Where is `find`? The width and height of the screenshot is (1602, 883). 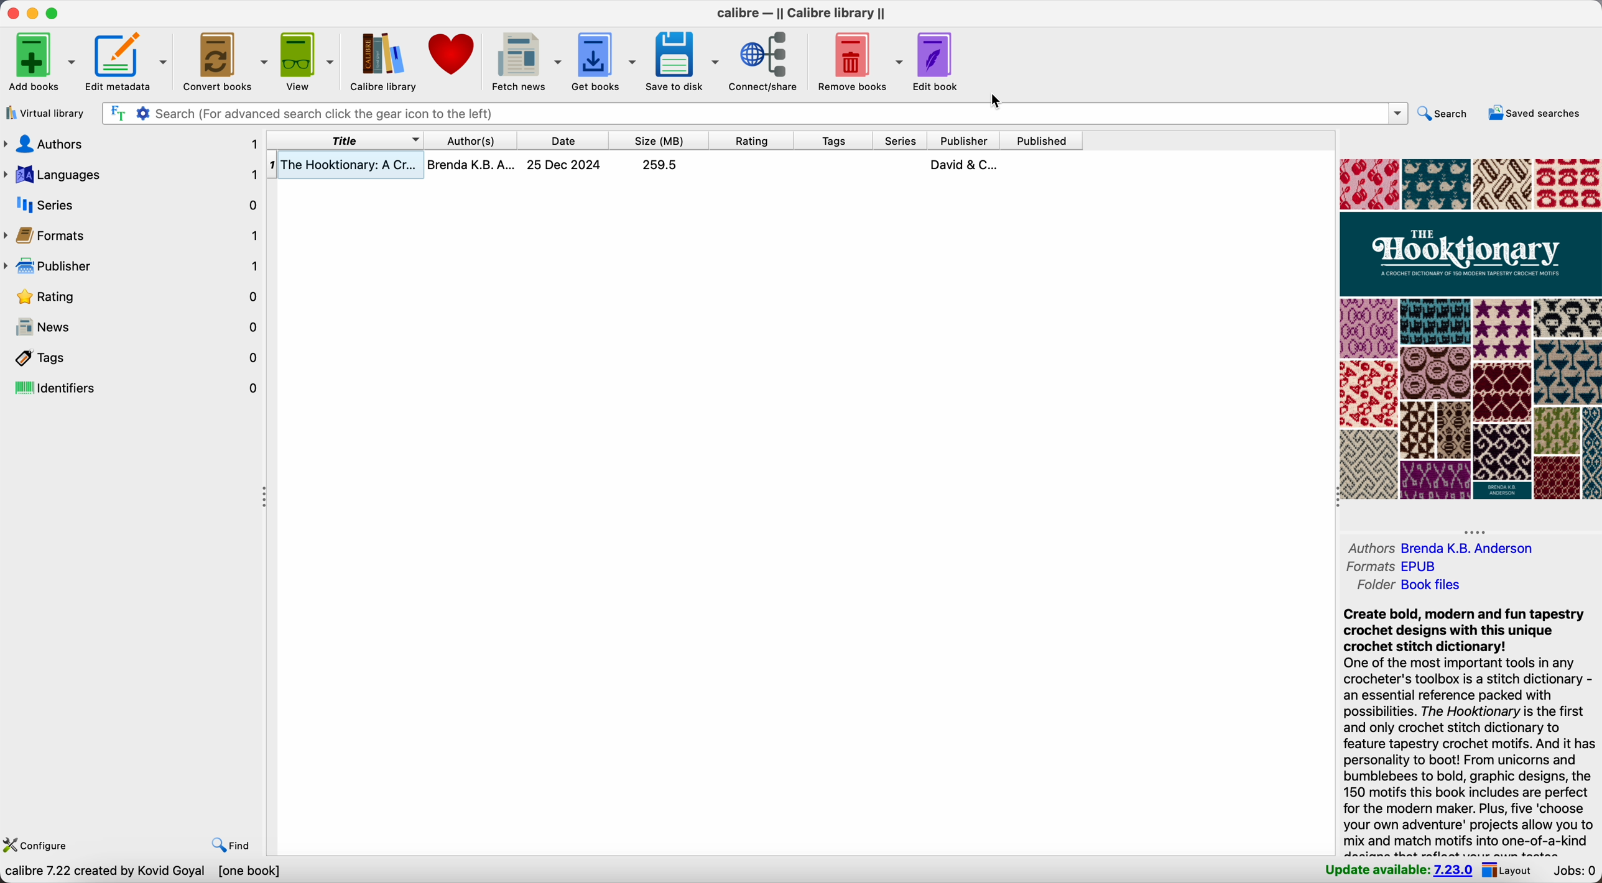
find is located at coordinates (230, 847).